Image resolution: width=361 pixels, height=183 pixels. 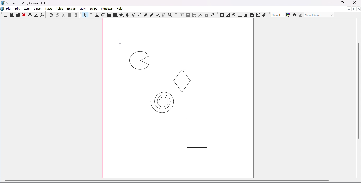 I want to click on Horizontal scroll bar, so click(x=178, y=181).